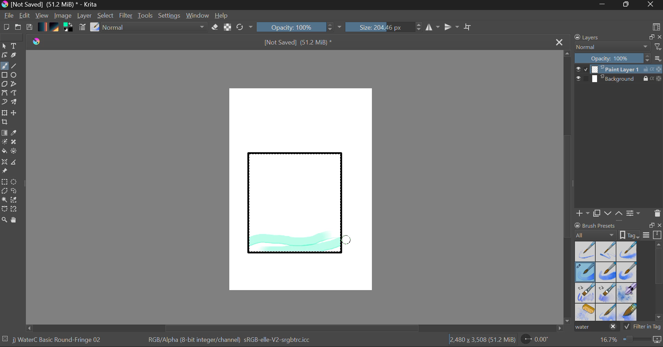 The width and height of the screenshot is (663, 347). What do you see at coordinates (606, 272) in the screenshot?
I see `Water C - Grain` at bounding box center [606, 272].